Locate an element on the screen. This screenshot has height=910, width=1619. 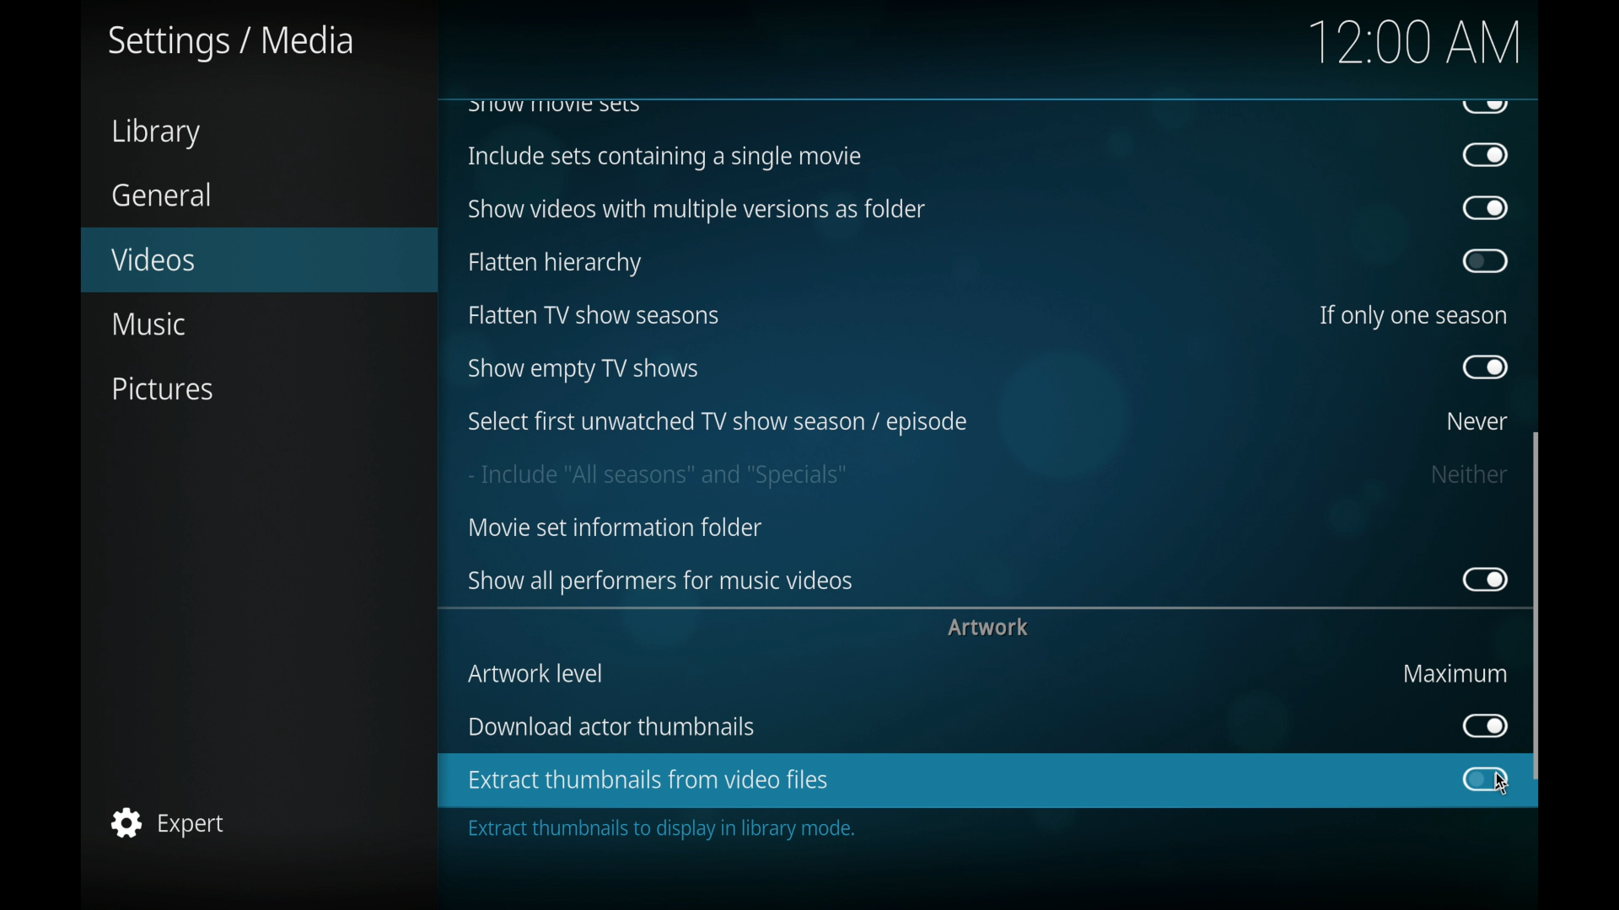
artwork is located at coordinates (988, 628).